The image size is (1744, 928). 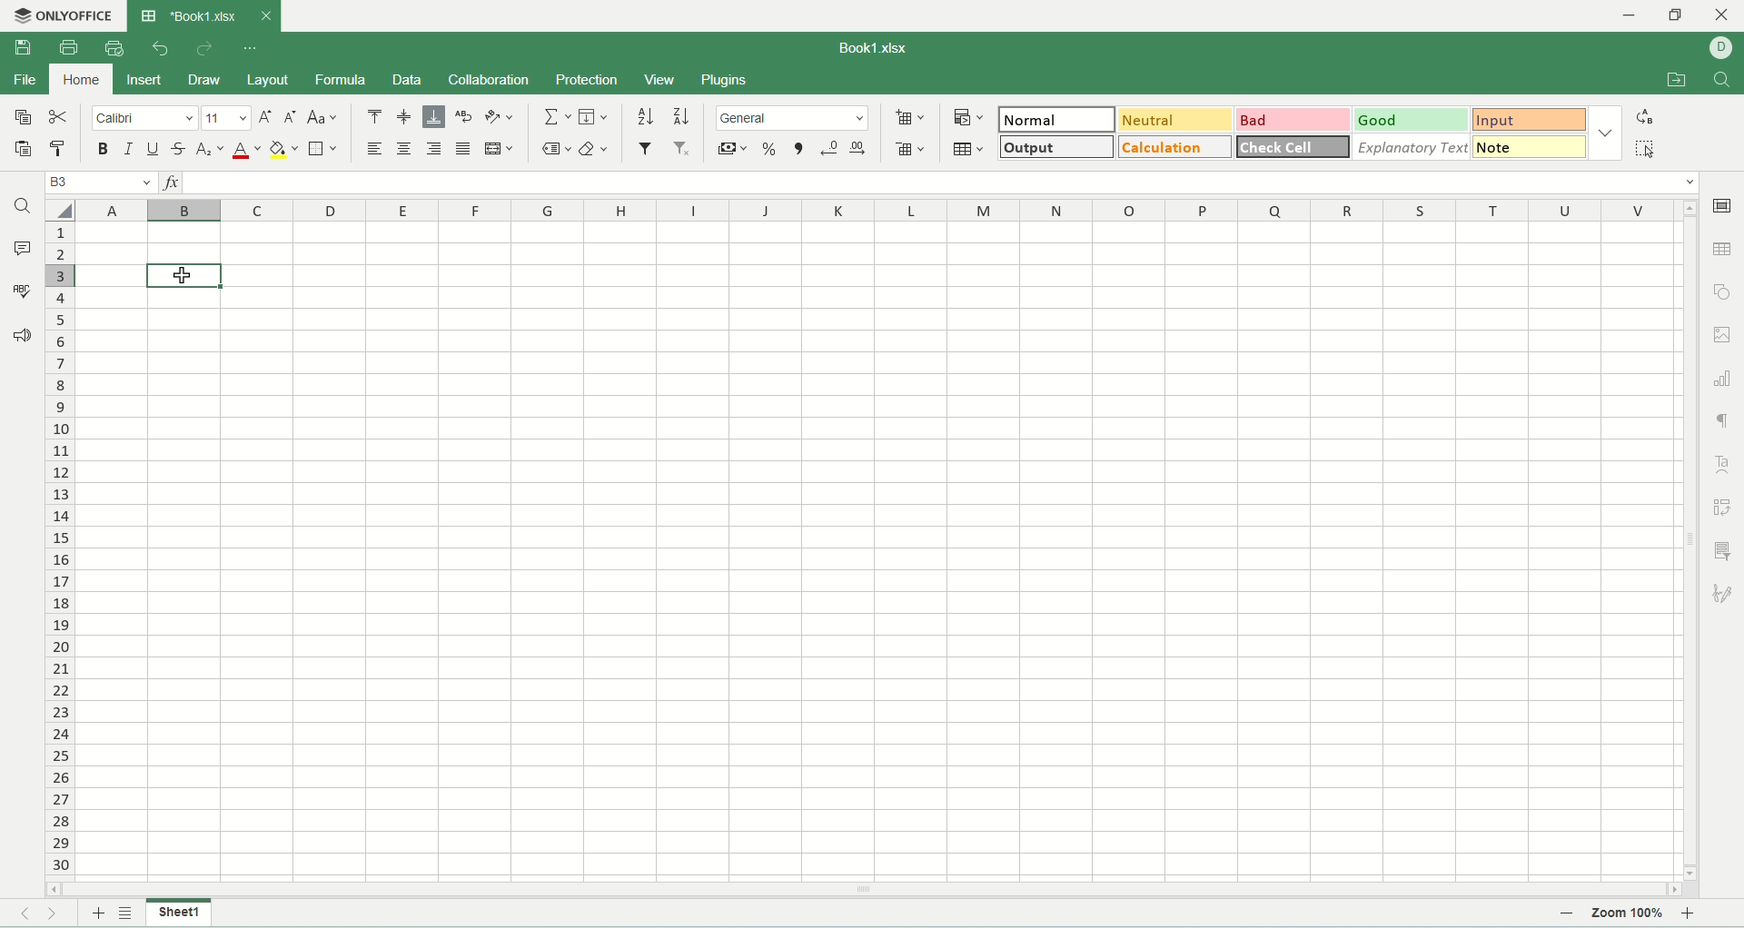 What do you see at coordinates (290, 118) in the screenshot?
I see `decrease font size` at bounding box center [290, 118].